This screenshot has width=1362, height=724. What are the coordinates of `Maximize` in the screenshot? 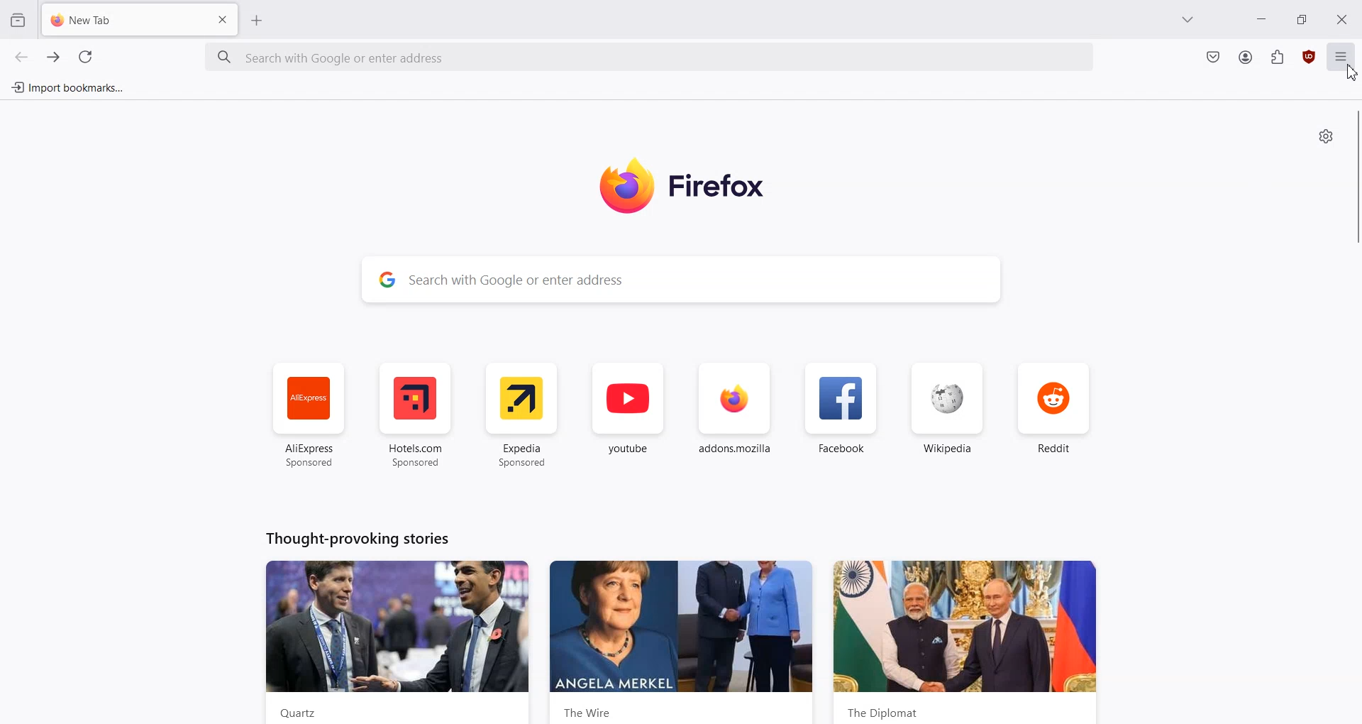 It's located at (1301, 18).